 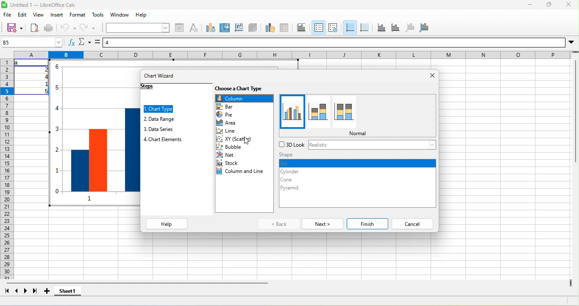 What do you see at coordinates (8, 15) in the screenshot?
I see `file` at bounding box center [8, 15].